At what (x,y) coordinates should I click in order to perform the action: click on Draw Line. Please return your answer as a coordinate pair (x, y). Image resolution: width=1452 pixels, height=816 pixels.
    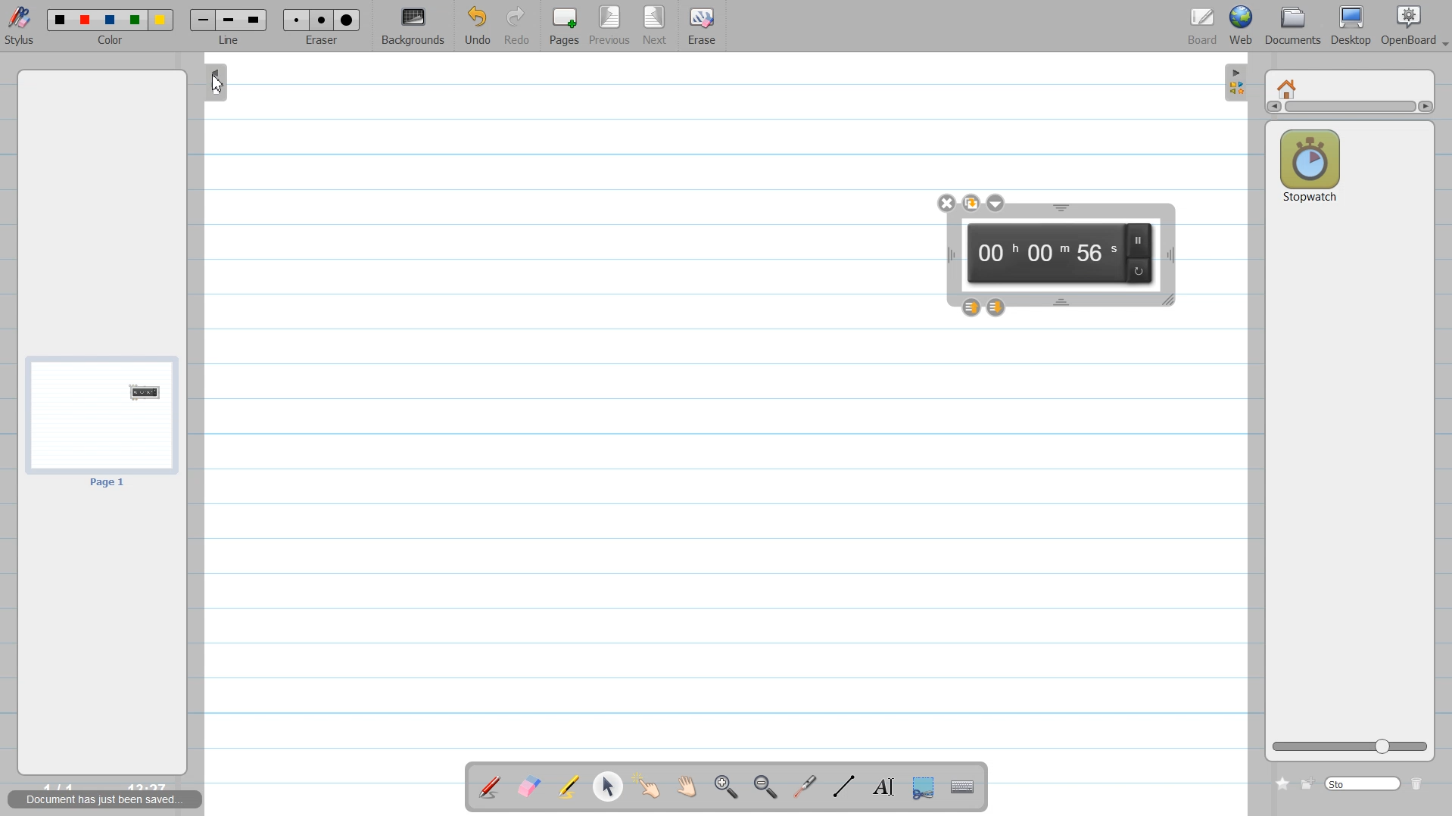
    Looking at the image, I should click on (843, 786).